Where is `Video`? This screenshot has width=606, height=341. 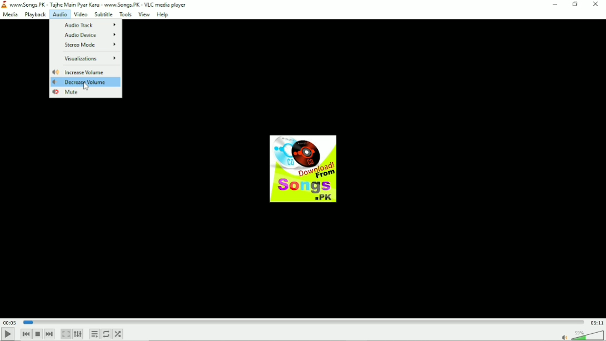
Video is located at coordinates (80, 14).